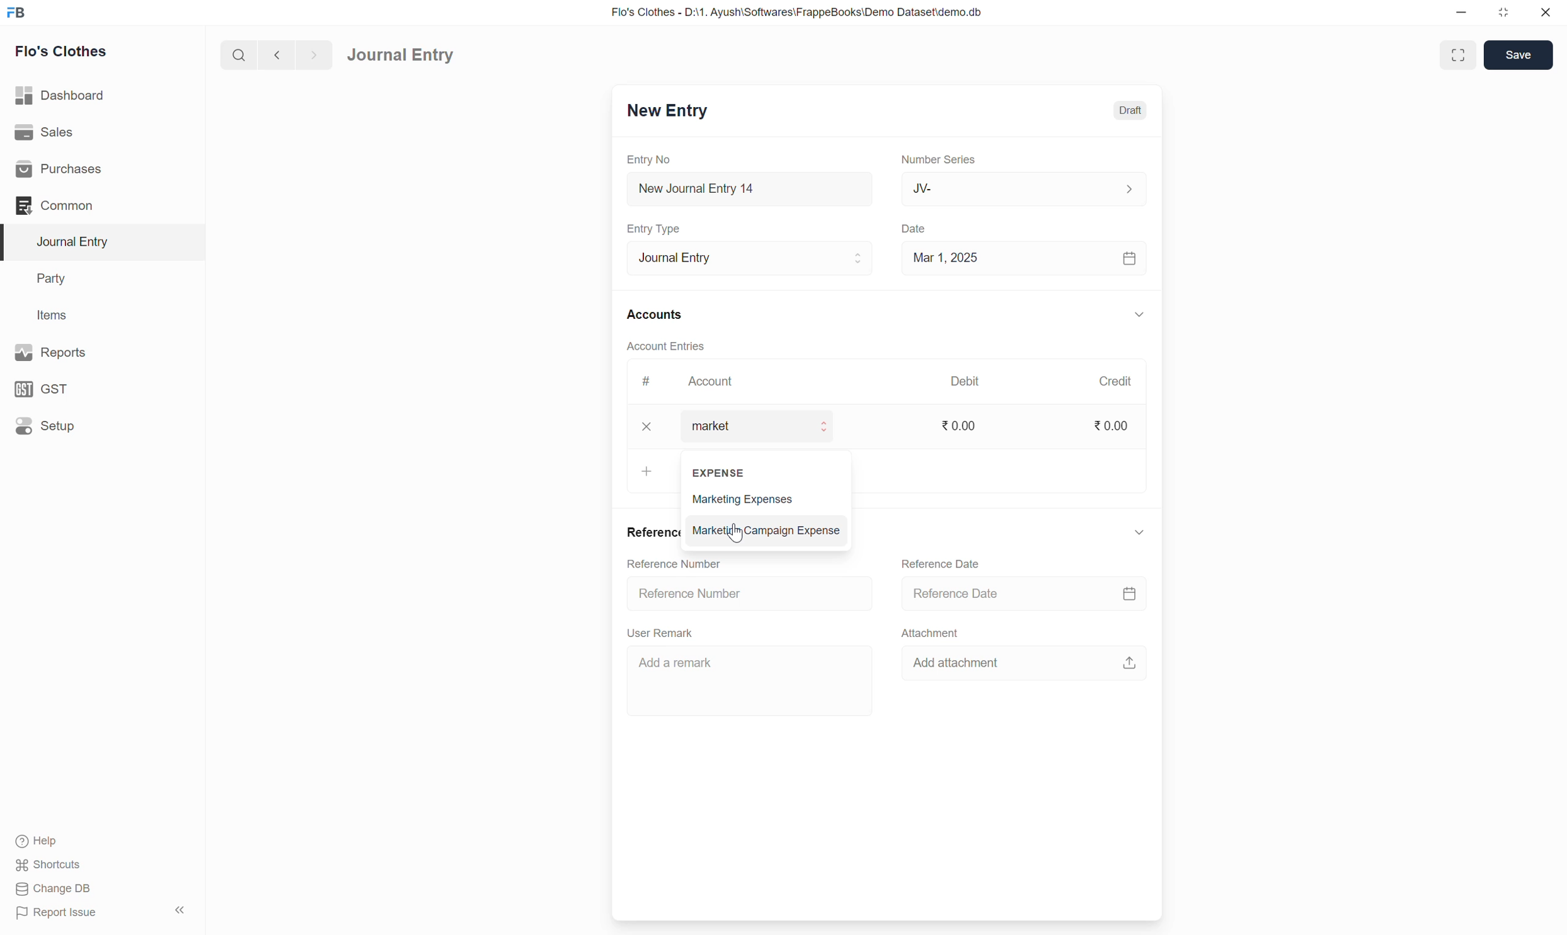  Describe the element at coordinates (1115, 381) in the screenshot. I see `Credit` at that location.